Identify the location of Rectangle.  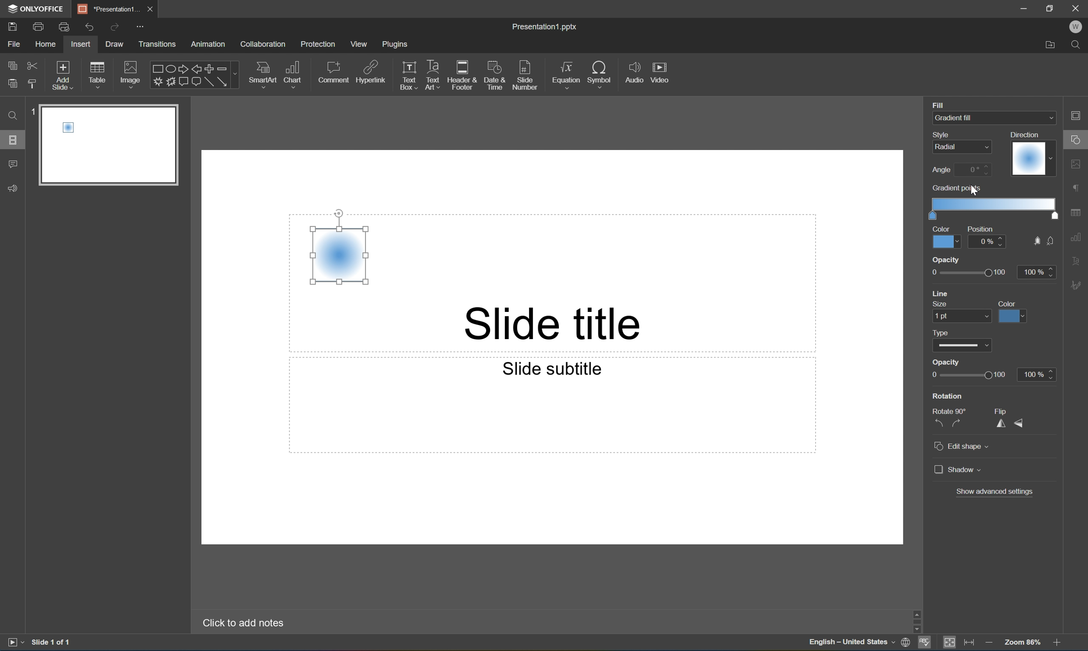
(209, 82).